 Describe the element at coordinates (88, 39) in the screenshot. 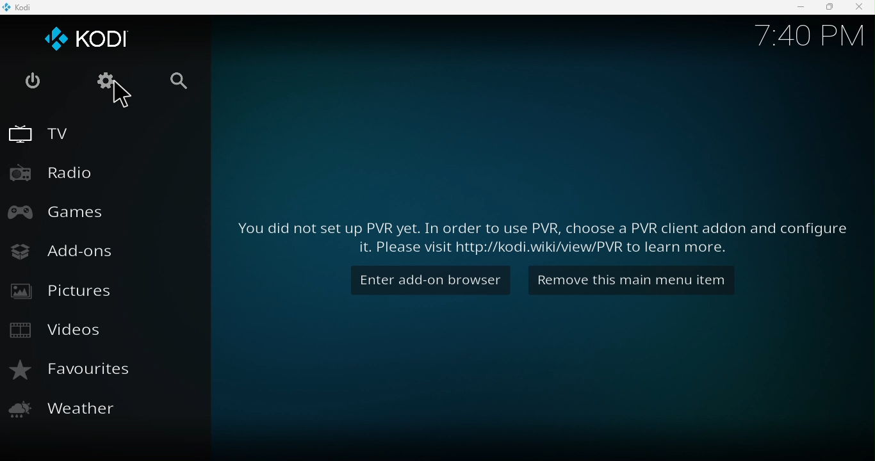

I see `Kodi icon` at that location.